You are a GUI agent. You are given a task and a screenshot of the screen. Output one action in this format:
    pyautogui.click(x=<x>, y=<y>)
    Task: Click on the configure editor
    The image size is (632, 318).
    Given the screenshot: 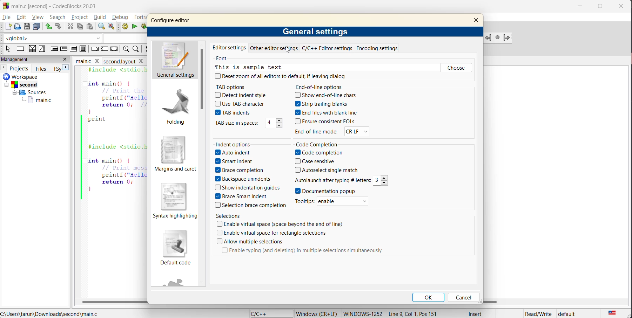 What is the action you would take?
    pyautogui.click(x=170, y=20)
    